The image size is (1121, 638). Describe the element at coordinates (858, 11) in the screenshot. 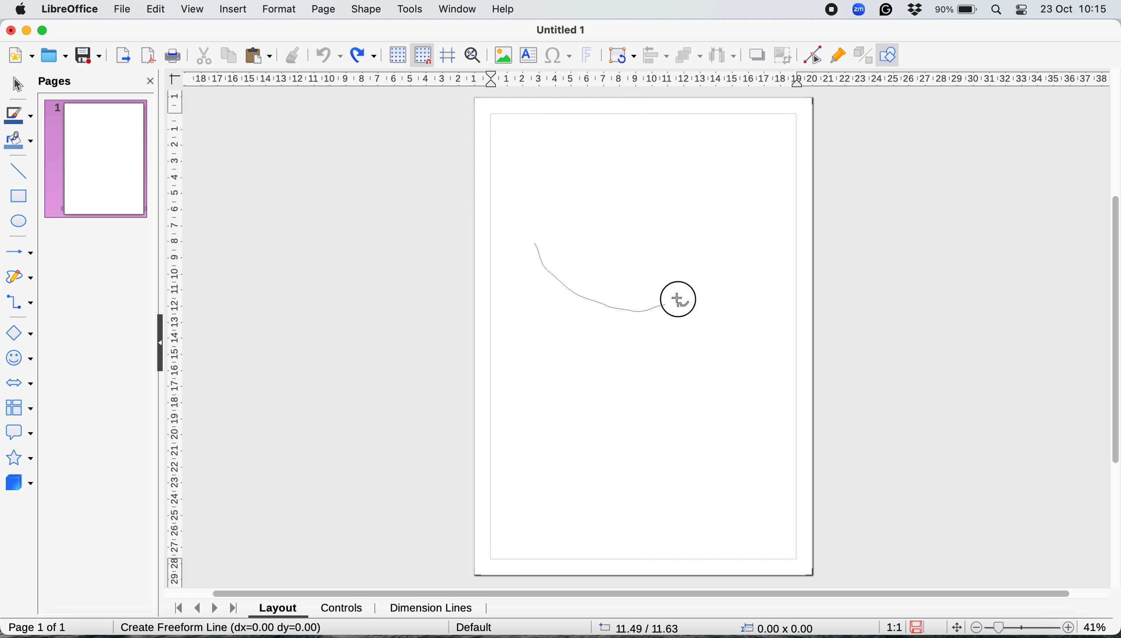

I see `zoom` at that location.